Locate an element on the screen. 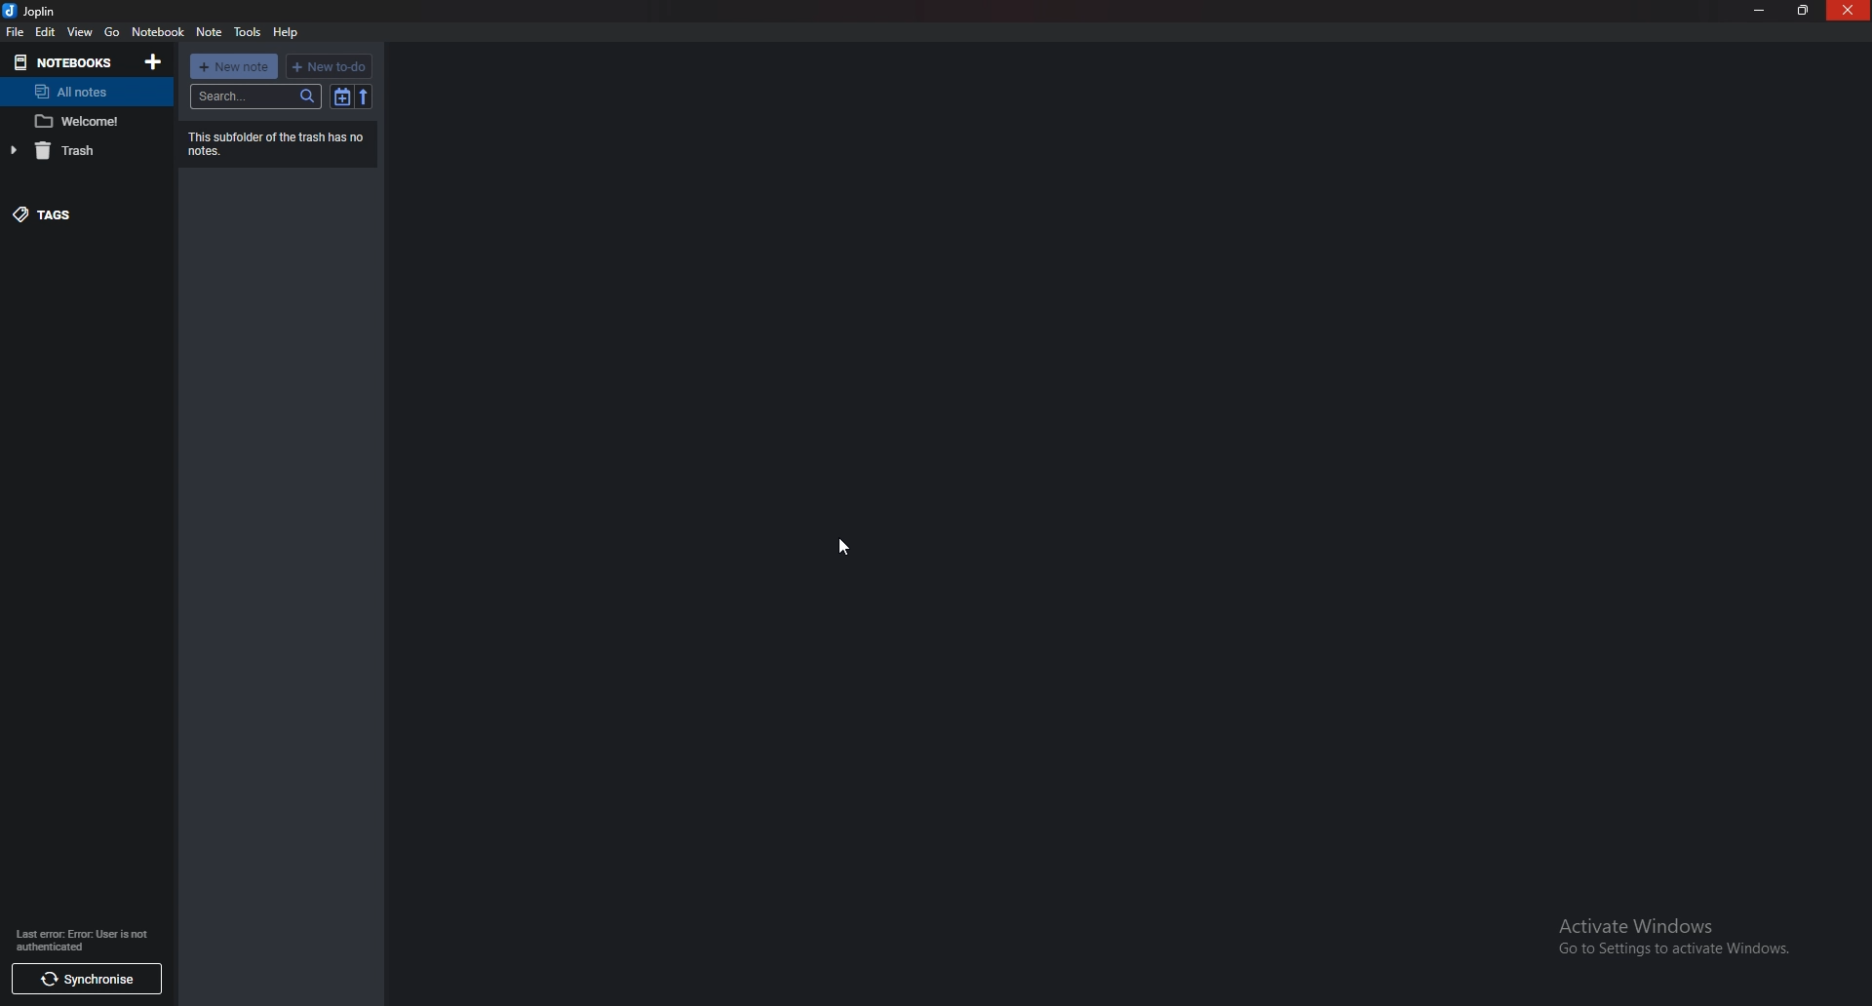 The height and width of the screenshot is (1006, 1872). activate windows message is located at coordinates (1678, 940).